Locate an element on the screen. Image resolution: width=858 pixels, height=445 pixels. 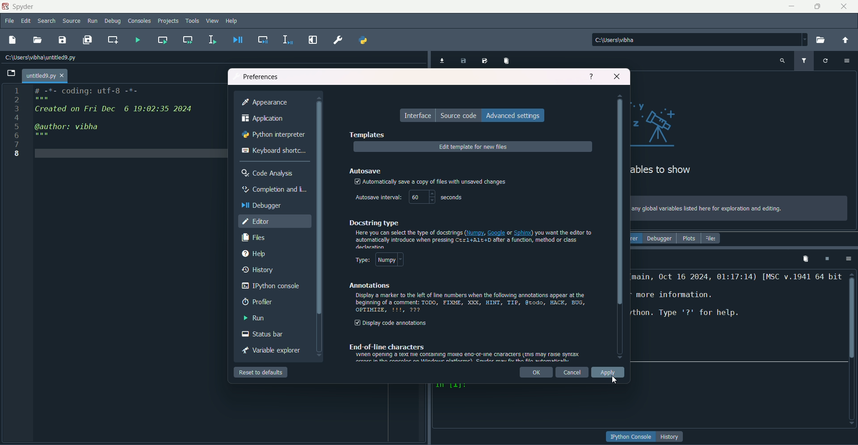
apply is located at coordinates (609, 373).